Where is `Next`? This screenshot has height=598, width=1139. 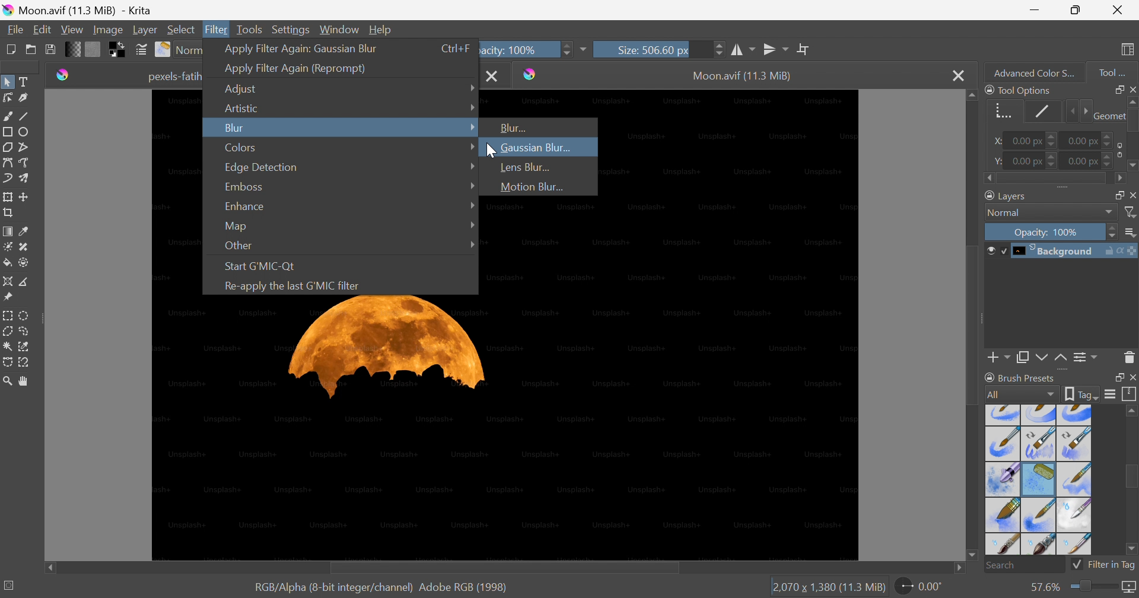 Next is located at coordinates (1083, 111).